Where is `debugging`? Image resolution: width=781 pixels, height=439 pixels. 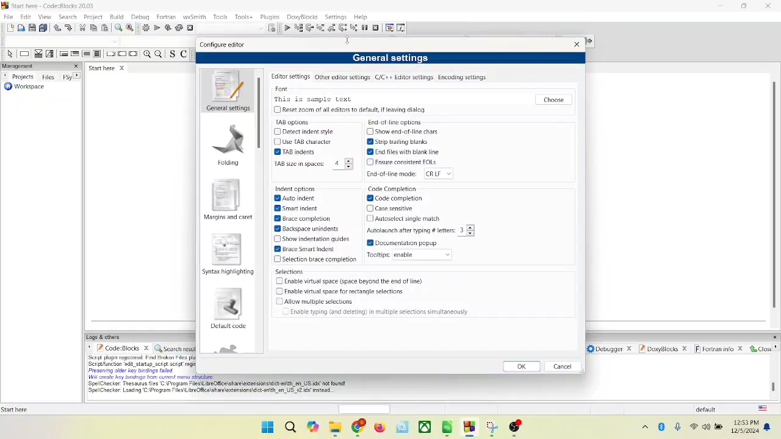
debugging is located at coordinates (389, 27).